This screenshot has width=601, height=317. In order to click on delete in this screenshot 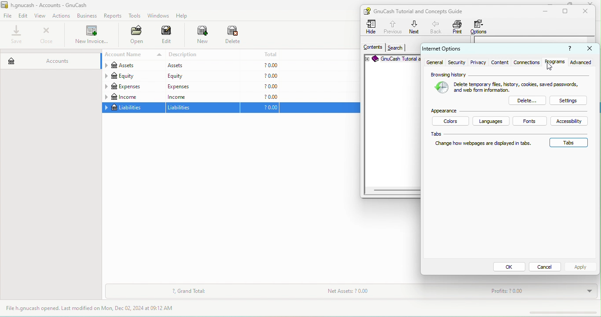, I will do `click(234, 36)`.